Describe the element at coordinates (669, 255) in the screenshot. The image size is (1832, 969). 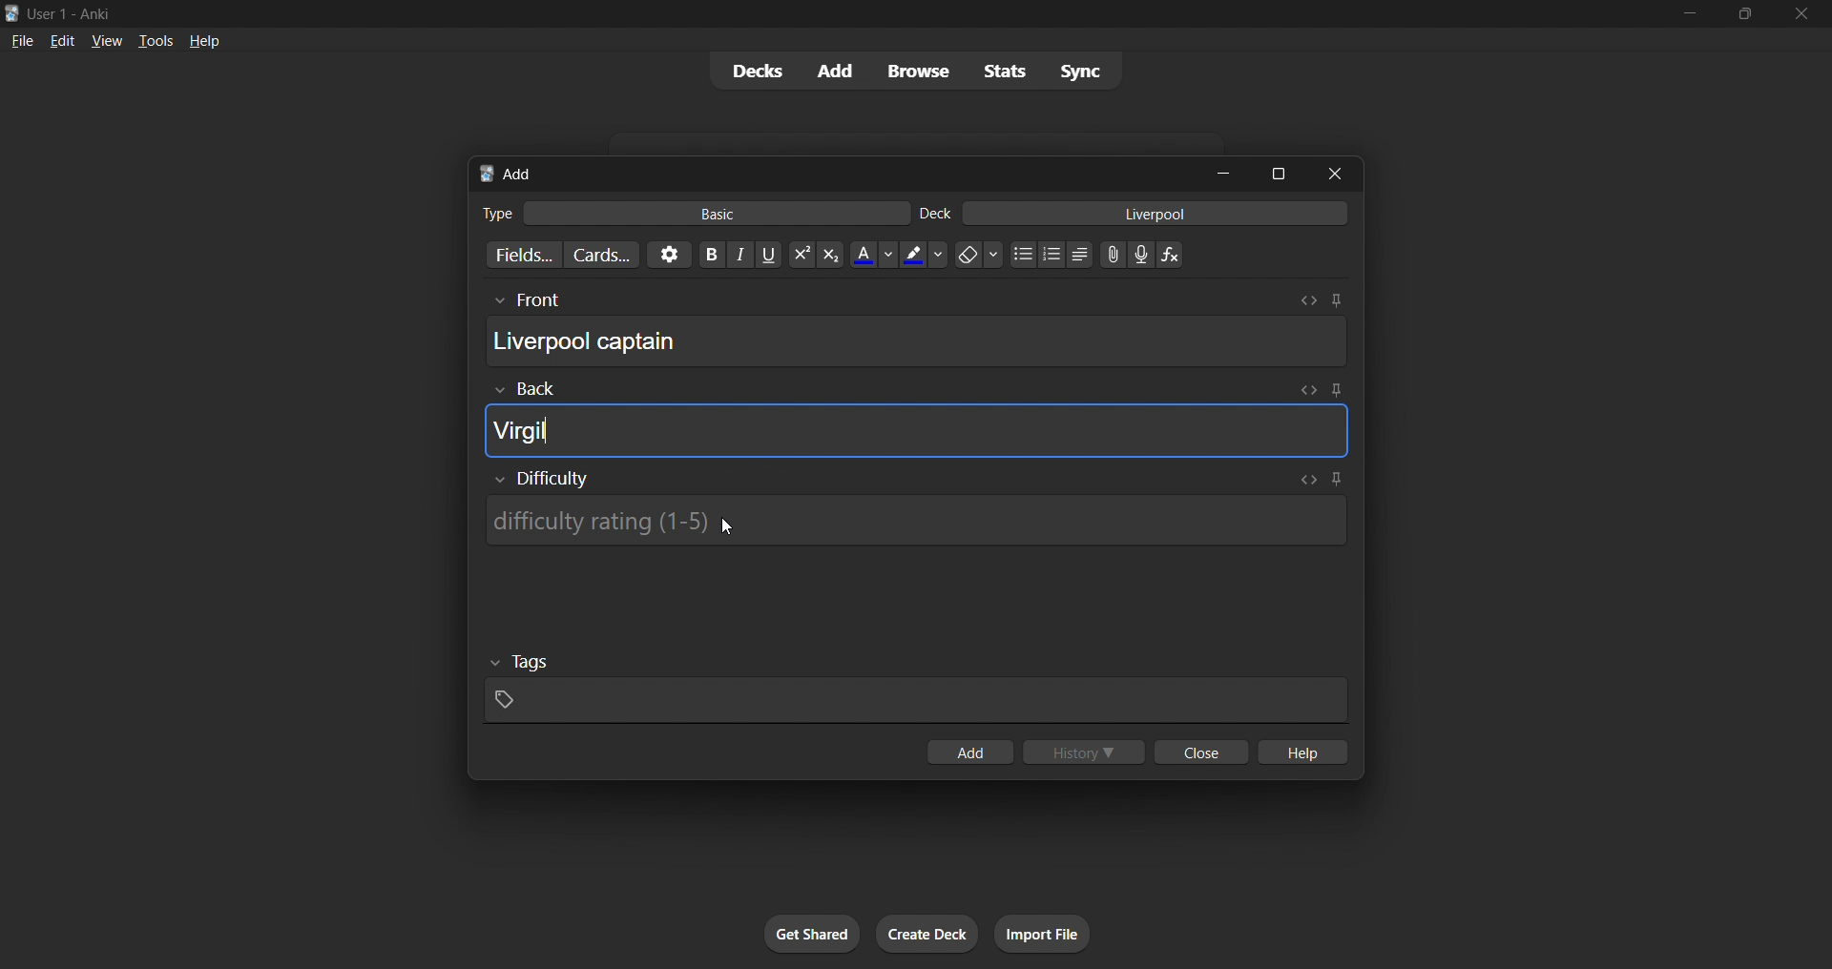
I see `options` at that location.